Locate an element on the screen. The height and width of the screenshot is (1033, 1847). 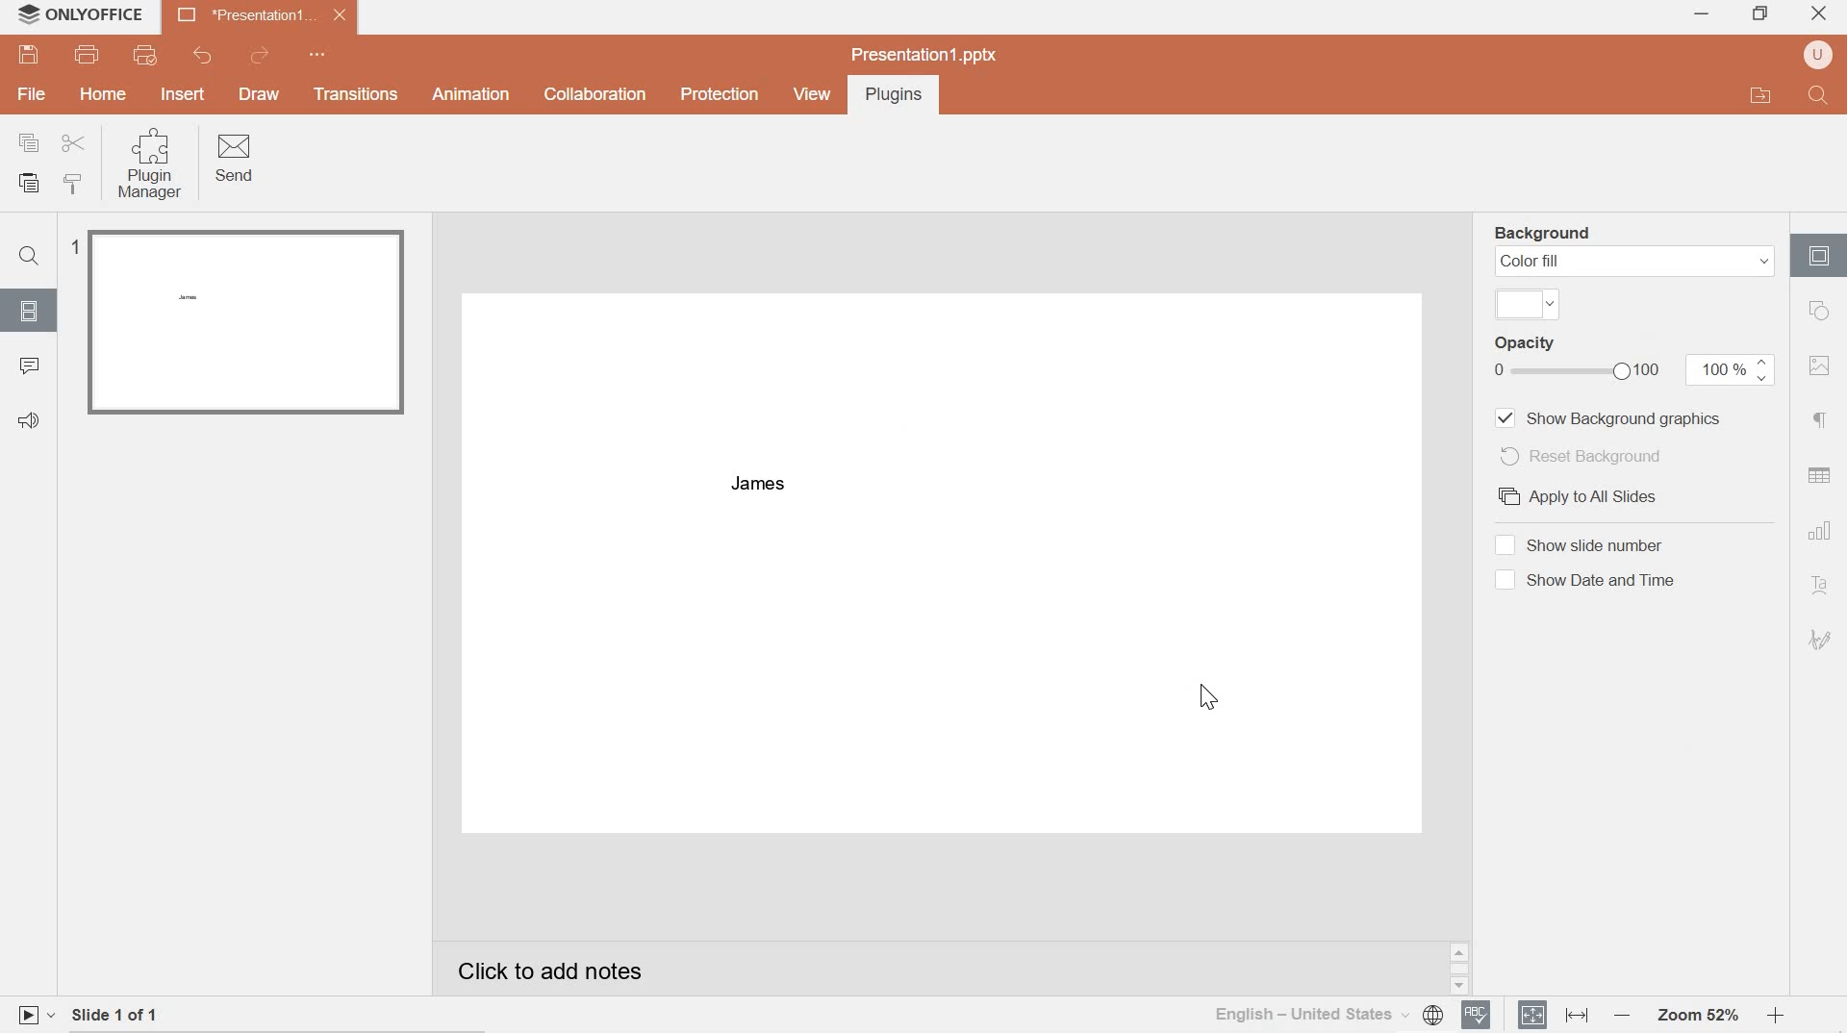
document language is located at coordinates (1328, 1013).